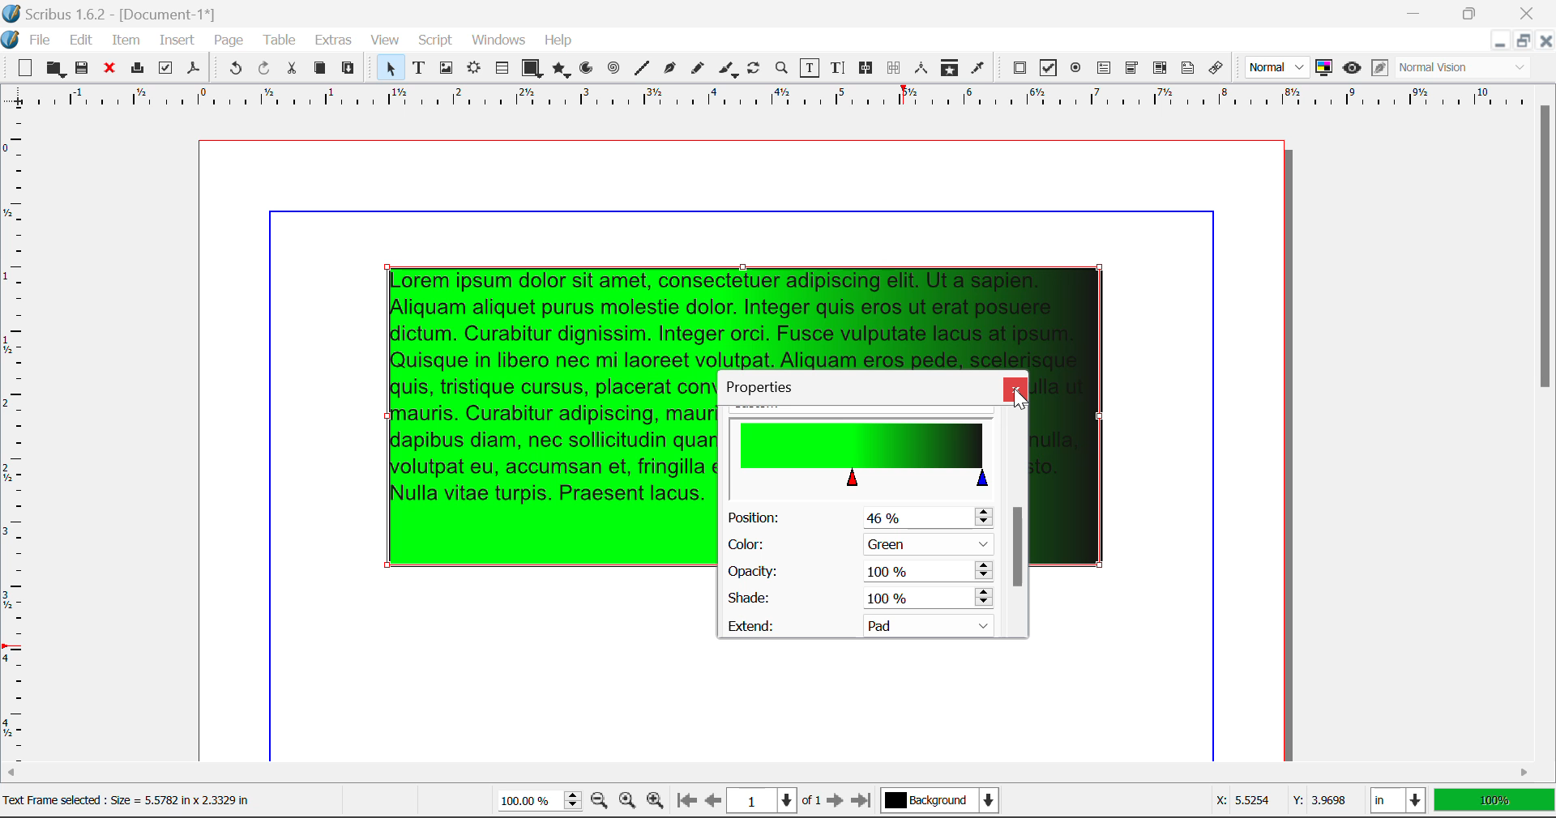  What do you see at coordinates (175, 43) in the screenshot?
I see `Insert` at bounding box center [175, 43].